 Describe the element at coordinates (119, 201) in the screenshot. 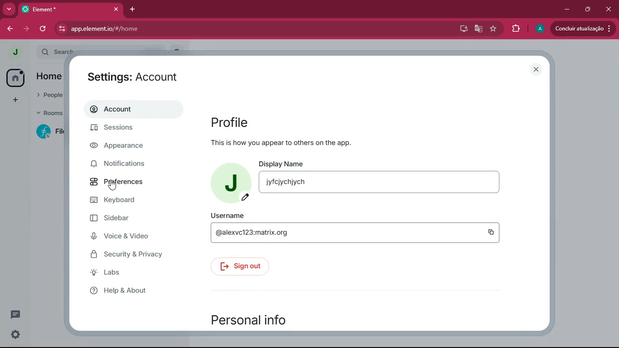

I see `keyboard` at that location.